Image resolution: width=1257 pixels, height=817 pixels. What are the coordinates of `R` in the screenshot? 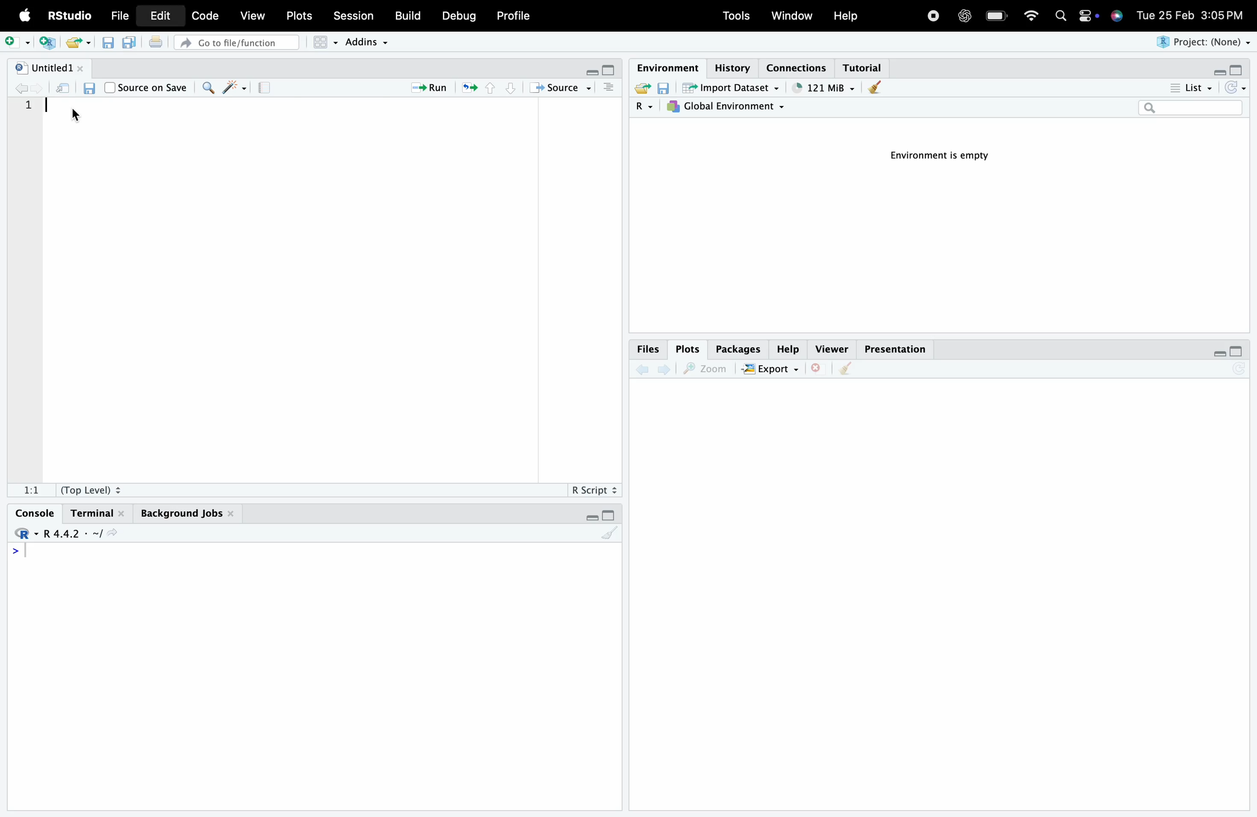 It's located at (646, 107).